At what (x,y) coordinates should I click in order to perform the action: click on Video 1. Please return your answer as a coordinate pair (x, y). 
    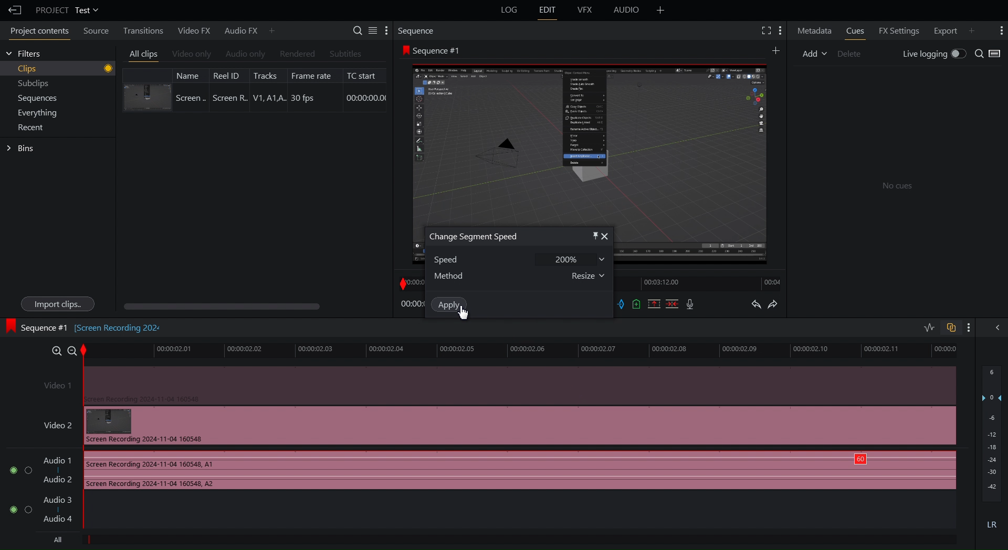
    Looking at the image, I should click on (495, 384).